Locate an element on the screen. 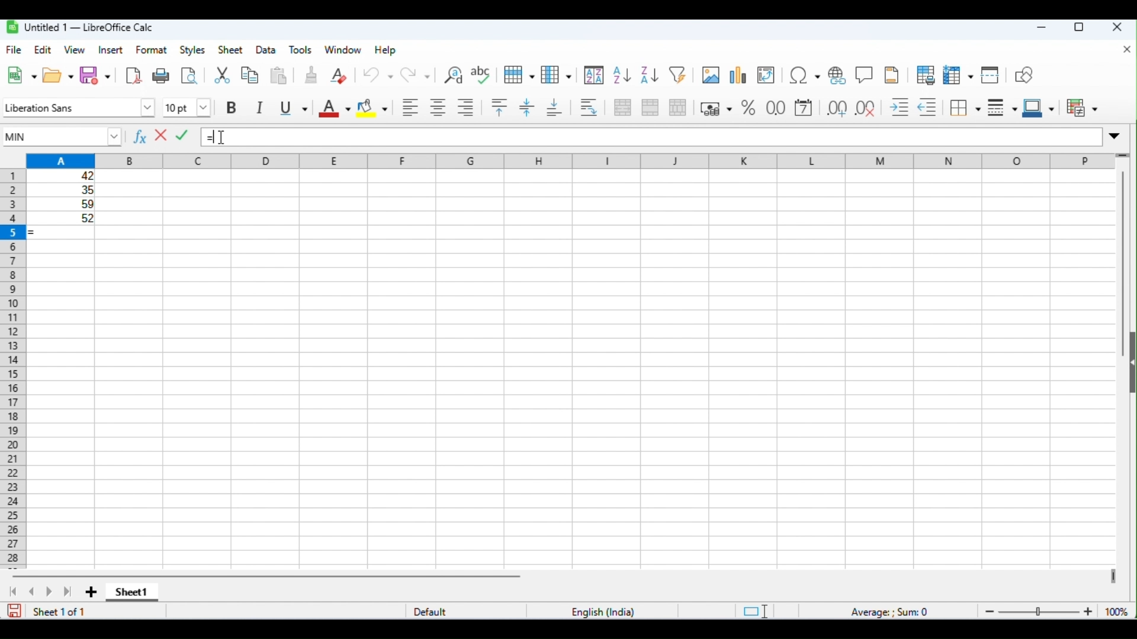  = is located at coordinates (211, 139).